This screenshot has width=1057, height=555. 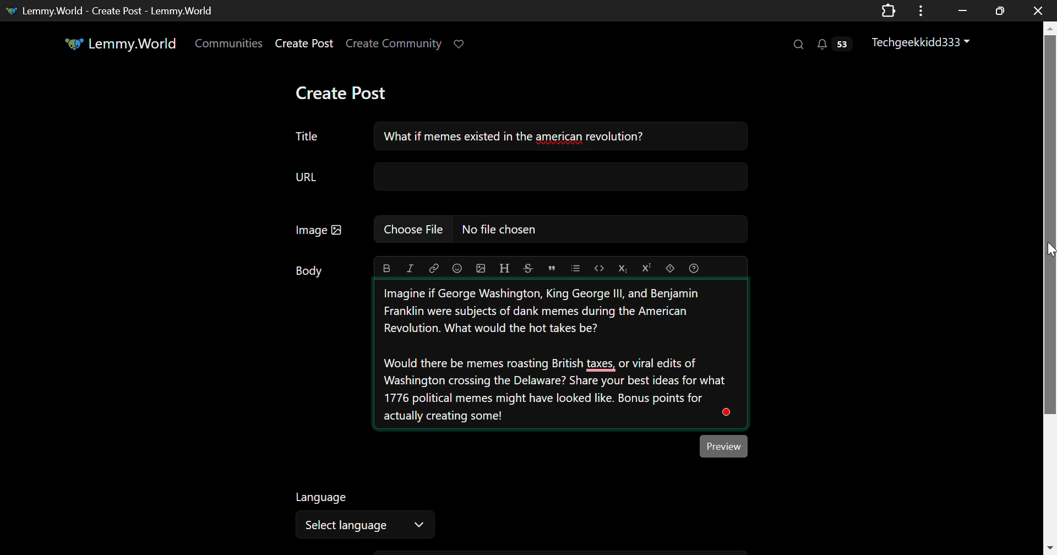 What do you see at coordinates (889, 10) in the screenshot?
I see `Extensions` at bounding box center [889, 10].